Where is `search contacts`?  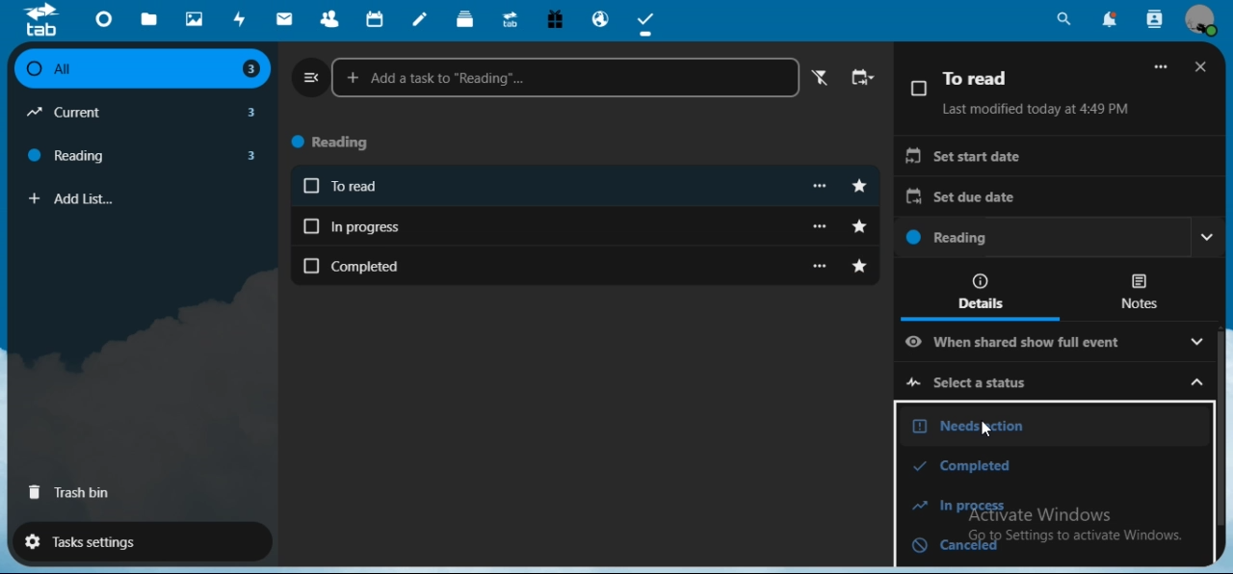 search contacts is located at coordinates (1156, 17).